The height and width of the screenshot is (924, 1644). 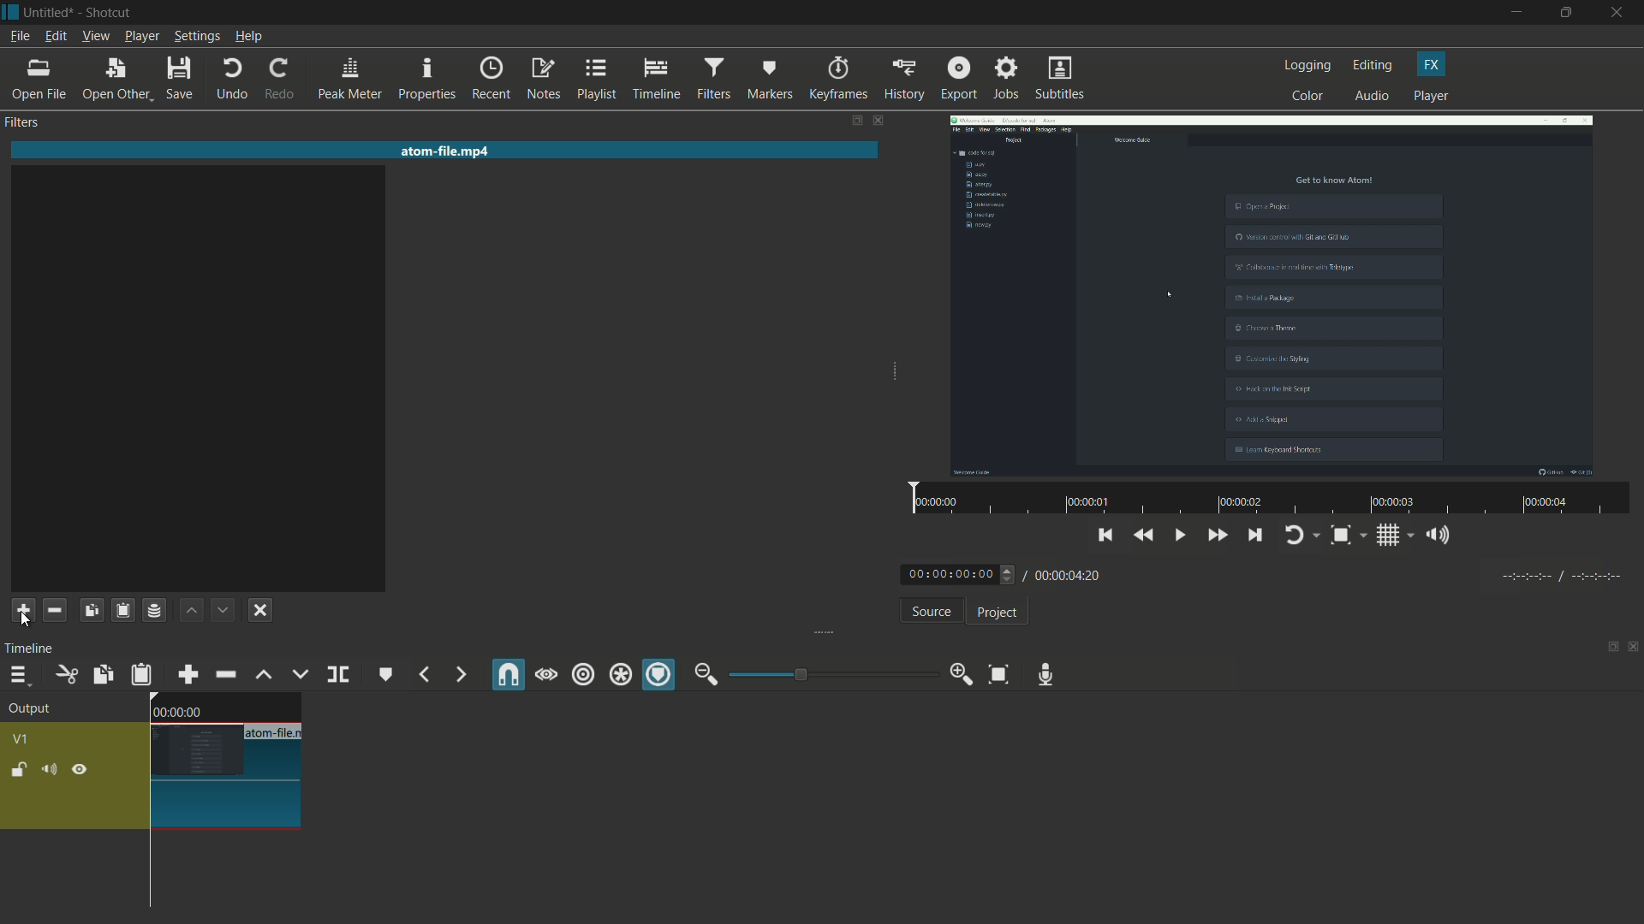 I want to click on move filter down, so click(x=224, y=610).